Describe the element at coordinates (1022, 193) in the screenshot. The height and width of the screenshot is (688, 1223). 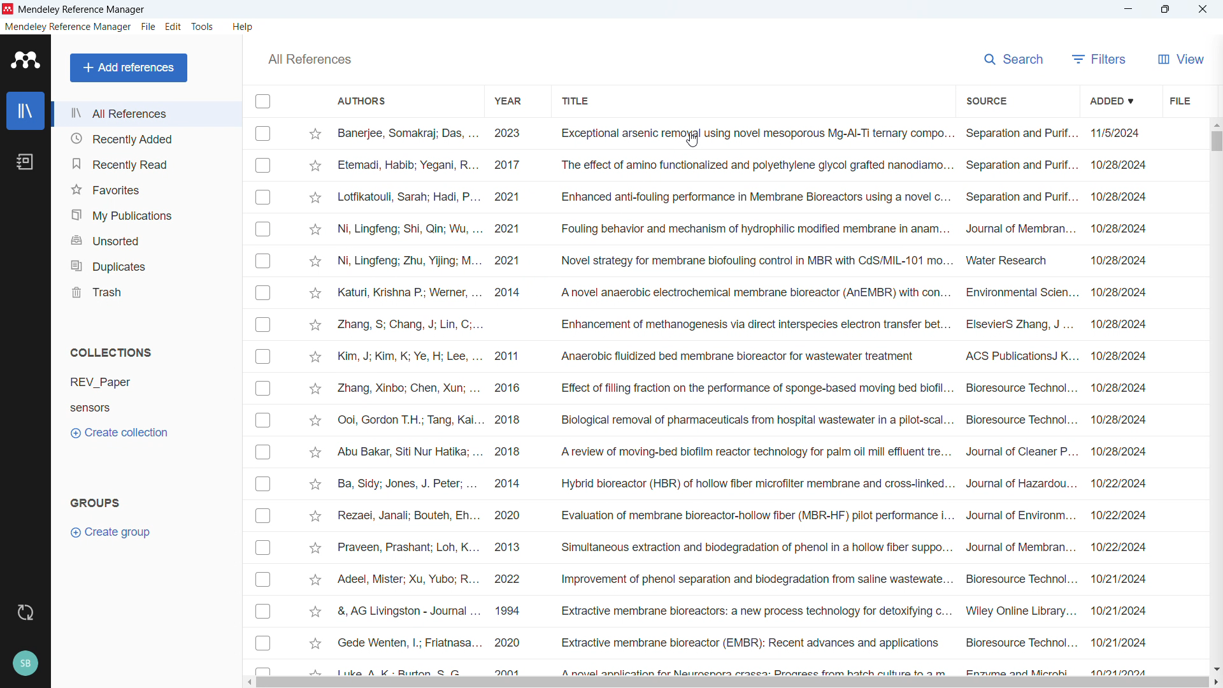
I see `separation and purif..` at that location.